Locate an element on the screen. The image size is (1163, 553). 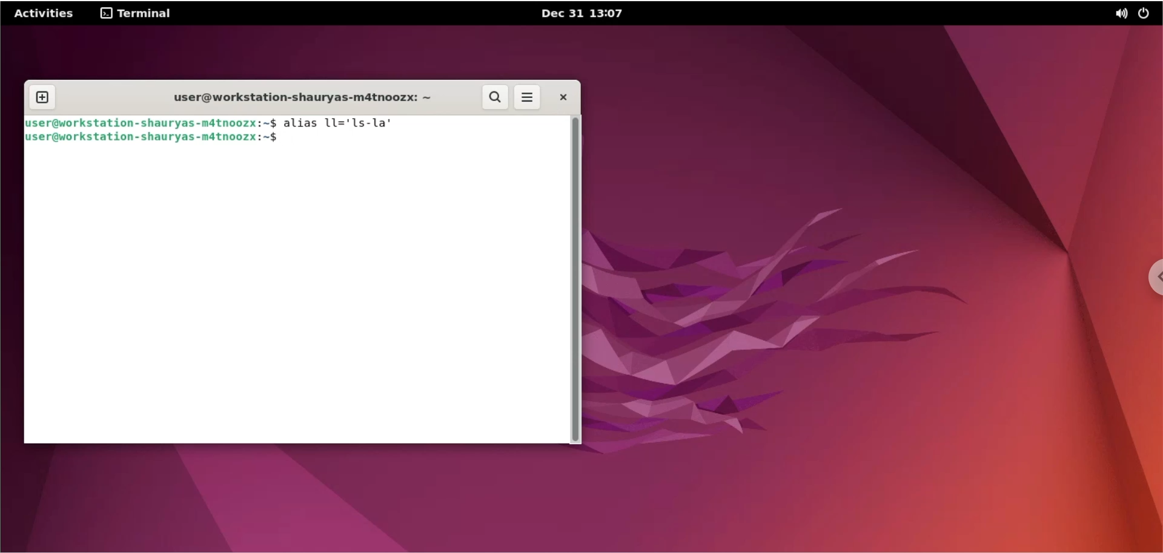
alias 11='ls-la’ is located at coordinates (341, 123).